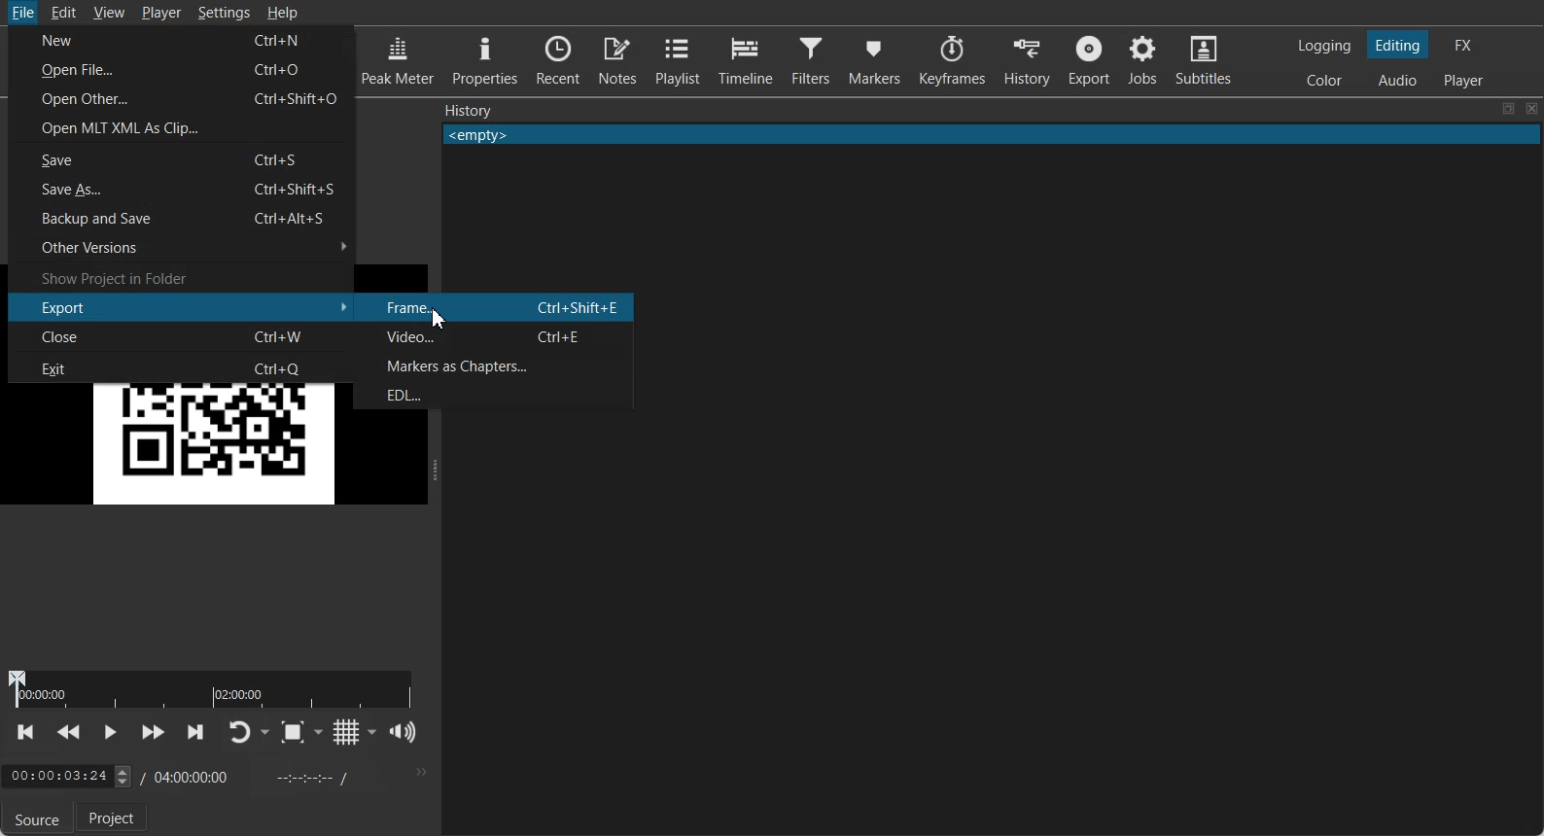 The height and width of the screenshot is (836, 1544). I want to click on Show Project in Folder, so click(181, 276).